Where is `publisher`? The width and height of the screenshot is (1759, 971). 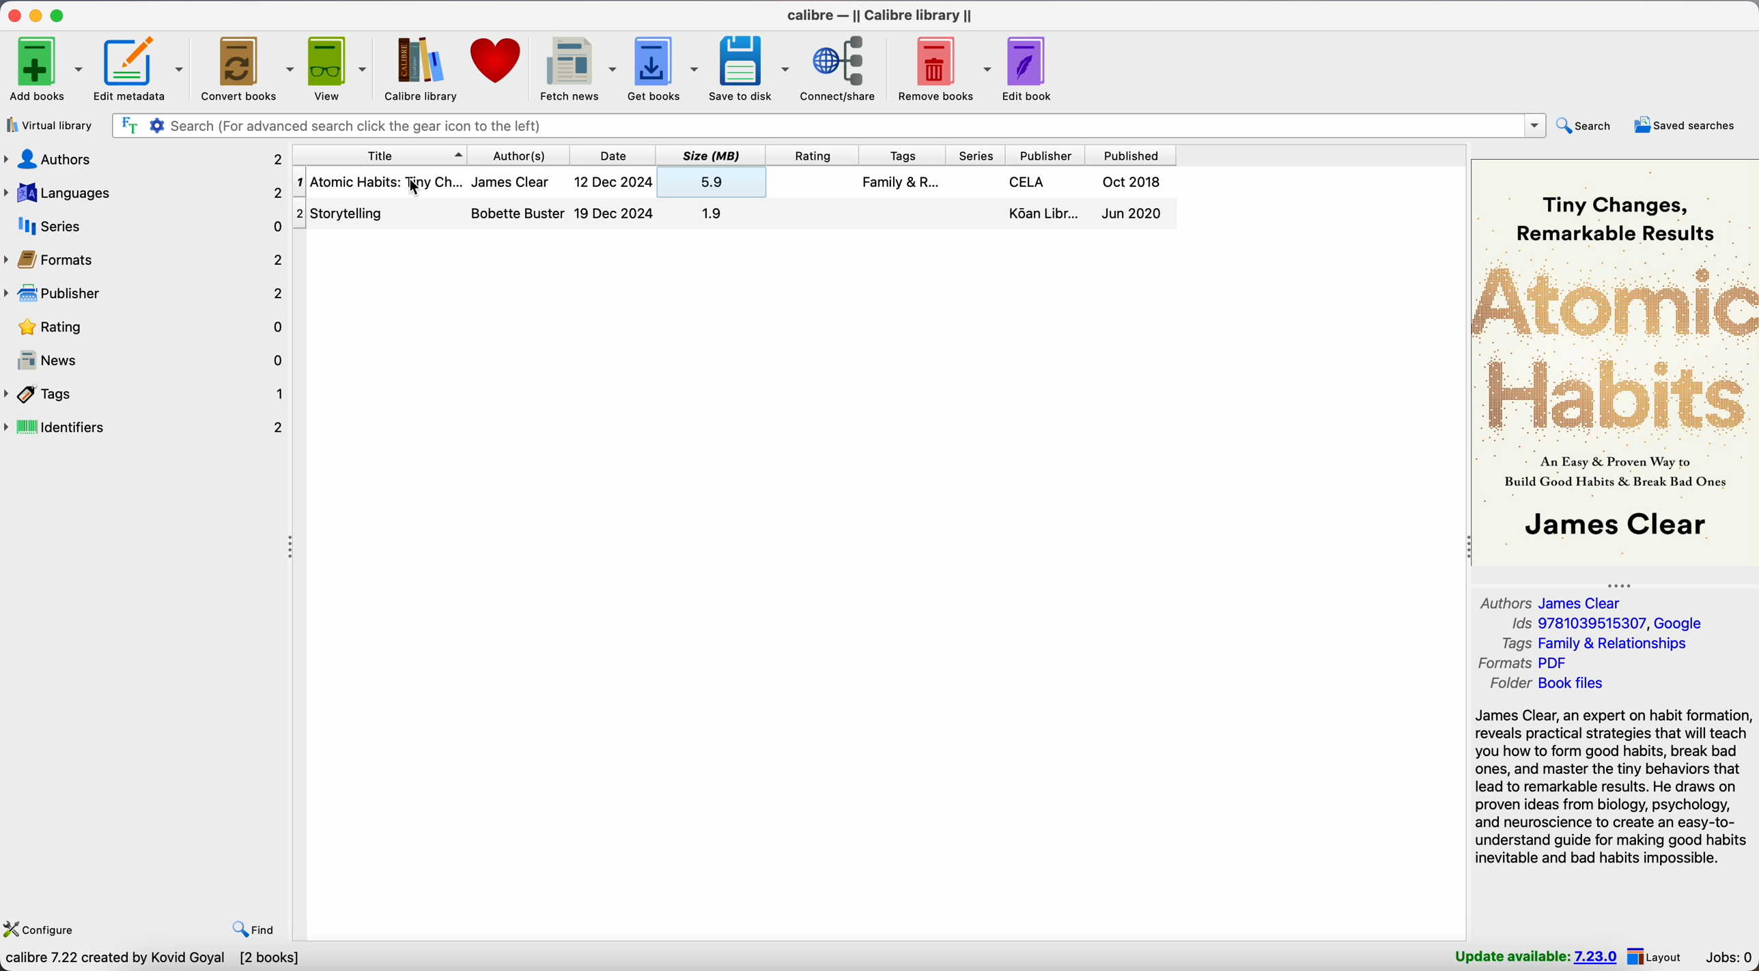 publisher is located at coordinates (146, 293).